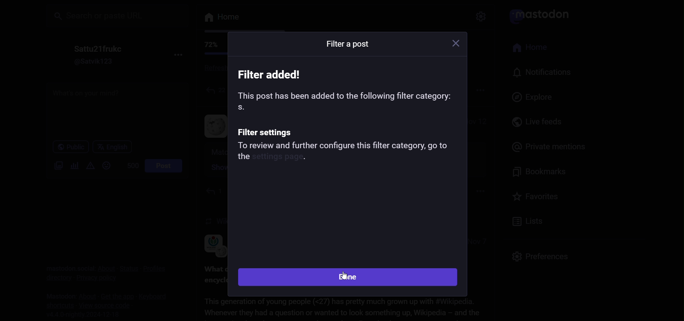  Describe the element at coordinates (539, 121) in the screenshot. I see `live feed` at that location.